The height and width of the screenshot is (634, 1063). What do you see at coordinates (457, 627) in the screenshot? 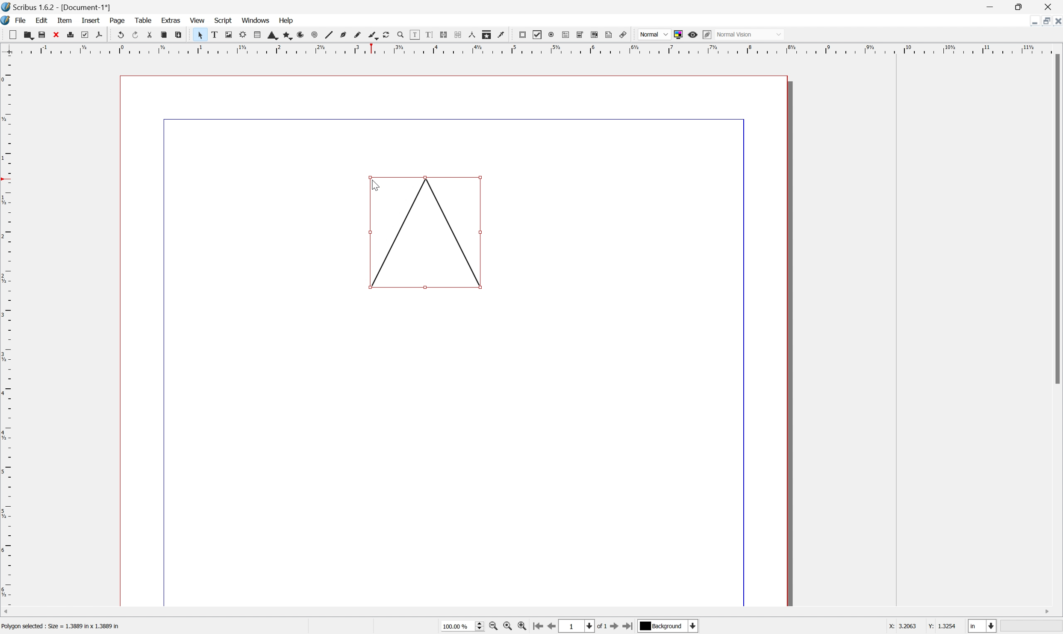
I see `100.00 %` at bounding box center [457, 627].